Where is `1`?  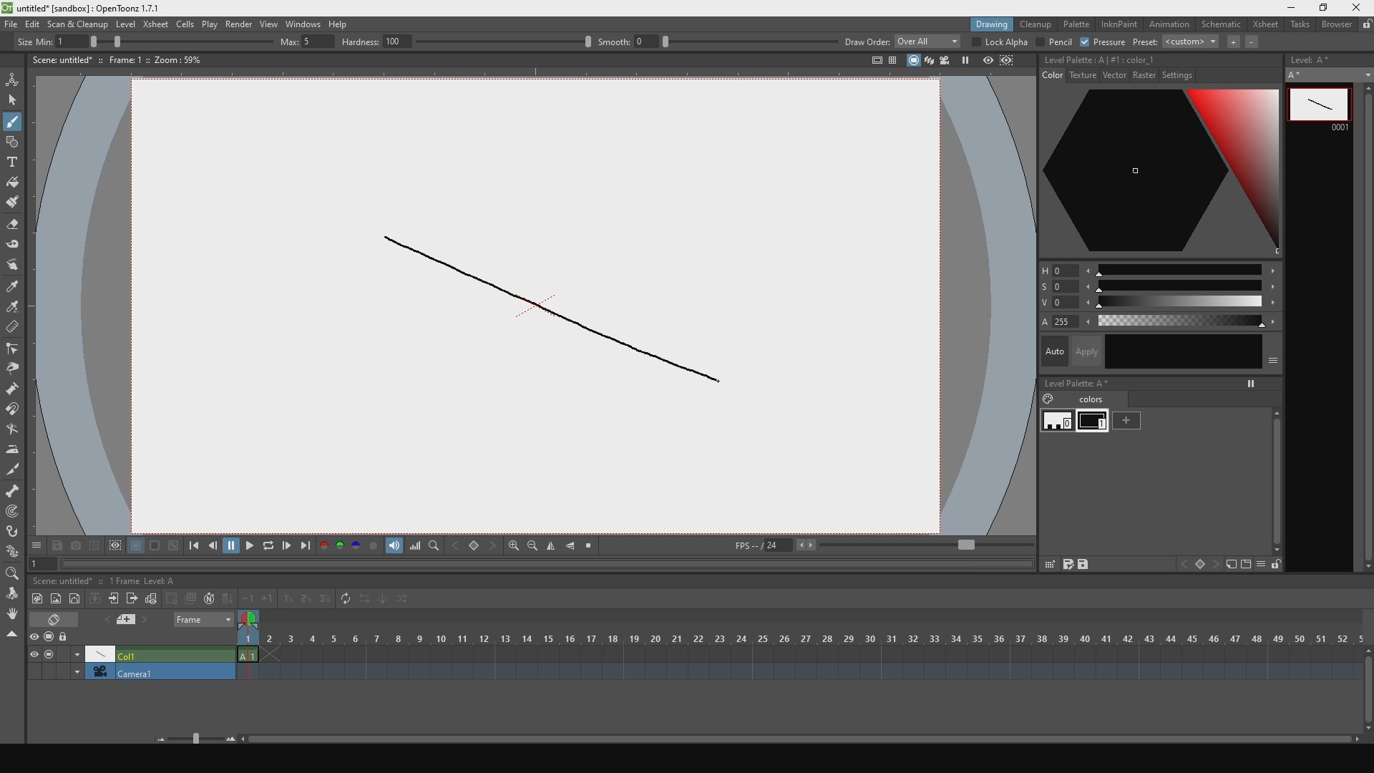 1 is located at coordinates (37, 564).